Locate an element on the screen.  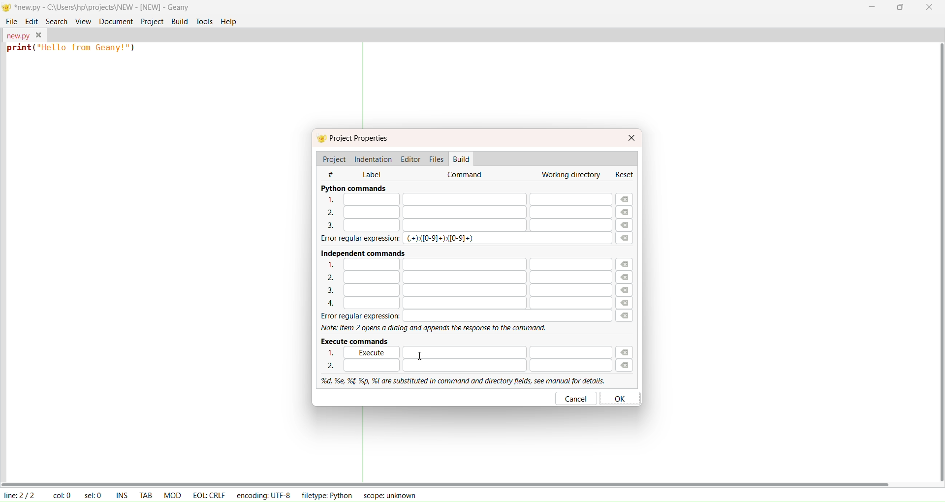
INS is located at coordinates (122, 494).